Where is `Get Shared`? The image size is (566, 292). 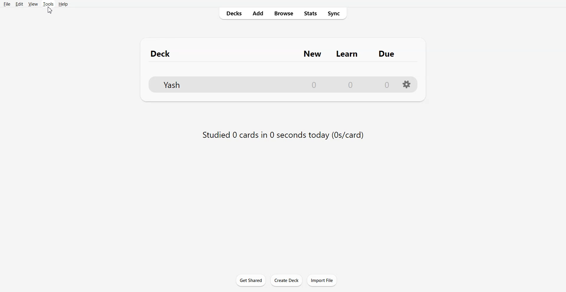
Get Shared is located at coordinates (251, 280).